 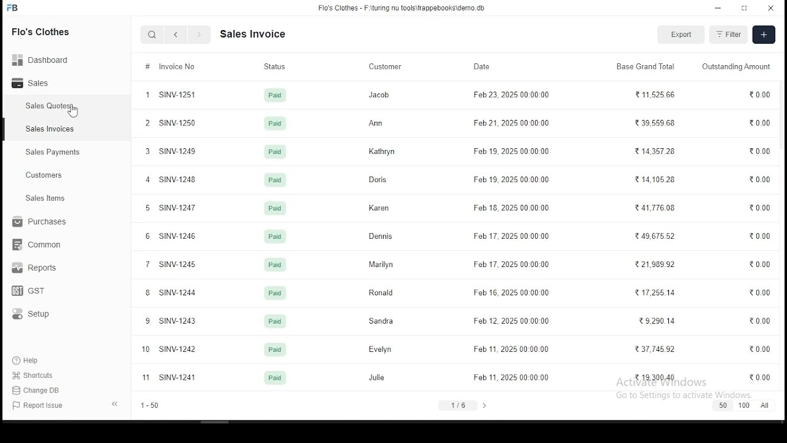 I want to click on 9 SINV-1243, so click(x=170, y=321).